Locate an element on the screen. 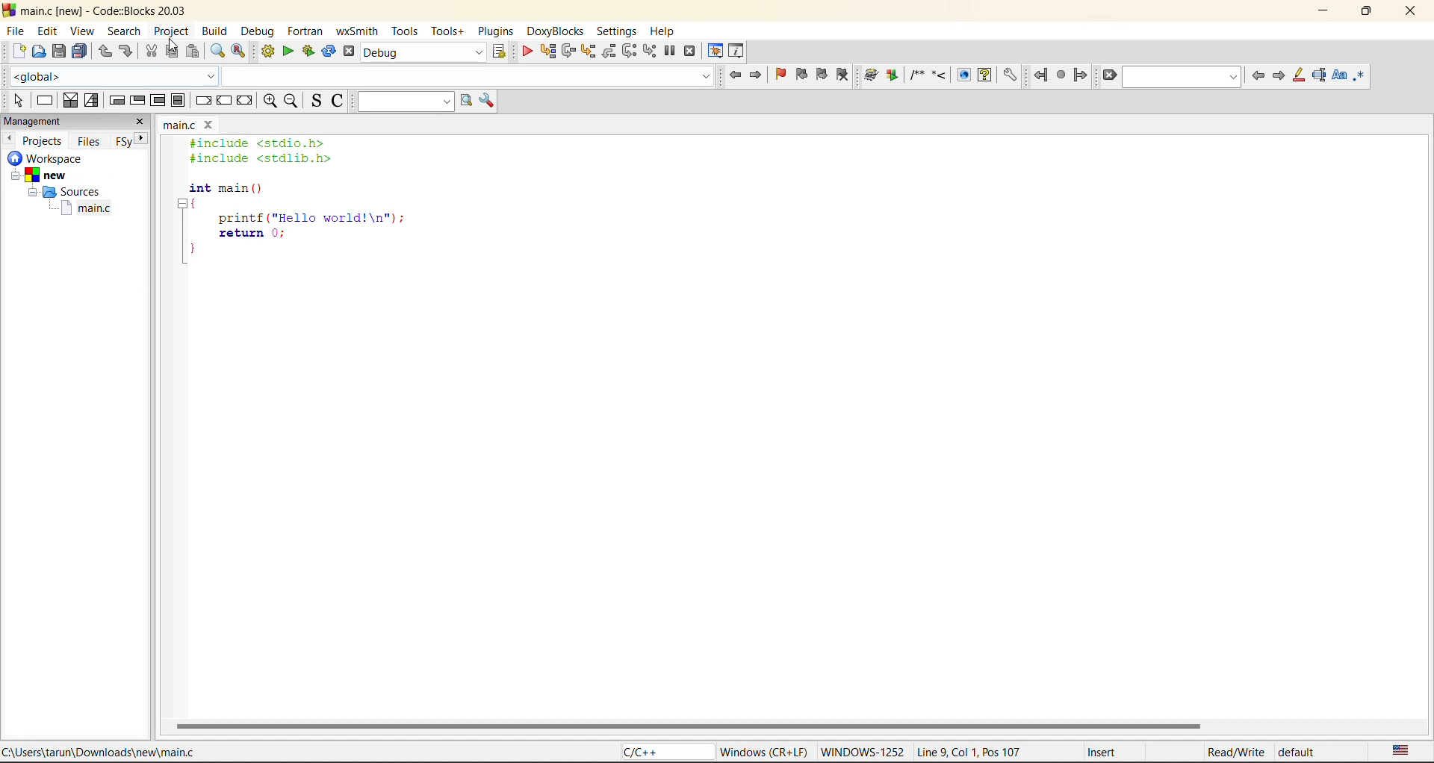 The width and height of the screenshot is (1434, 763). new is located at coordinates (18, 51).